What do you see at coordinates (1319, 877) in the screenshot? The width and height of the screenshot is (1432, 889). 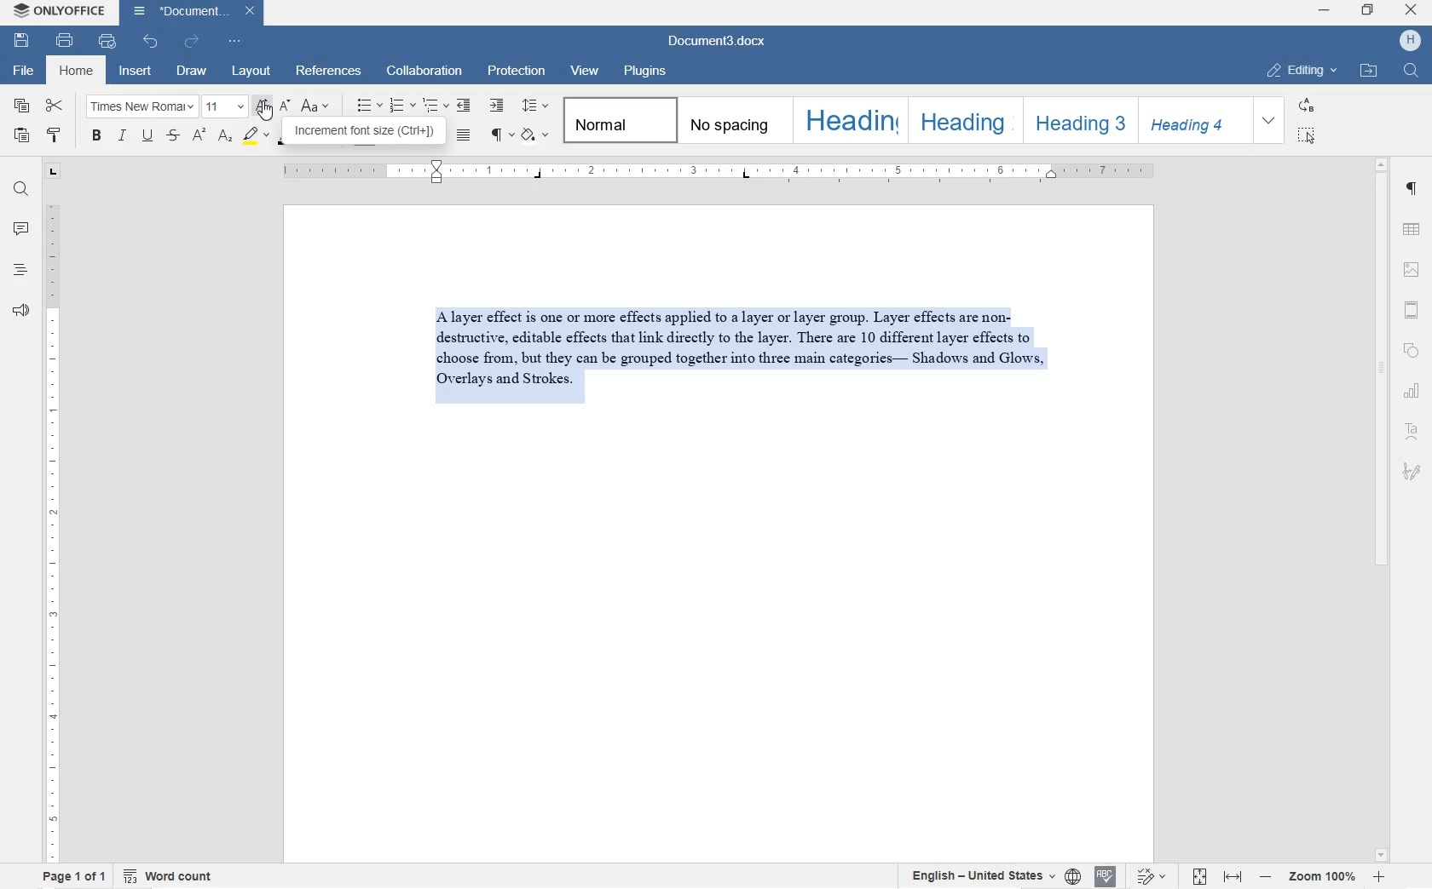 I see `zoom out or in` at bounding box center [1319, 877].